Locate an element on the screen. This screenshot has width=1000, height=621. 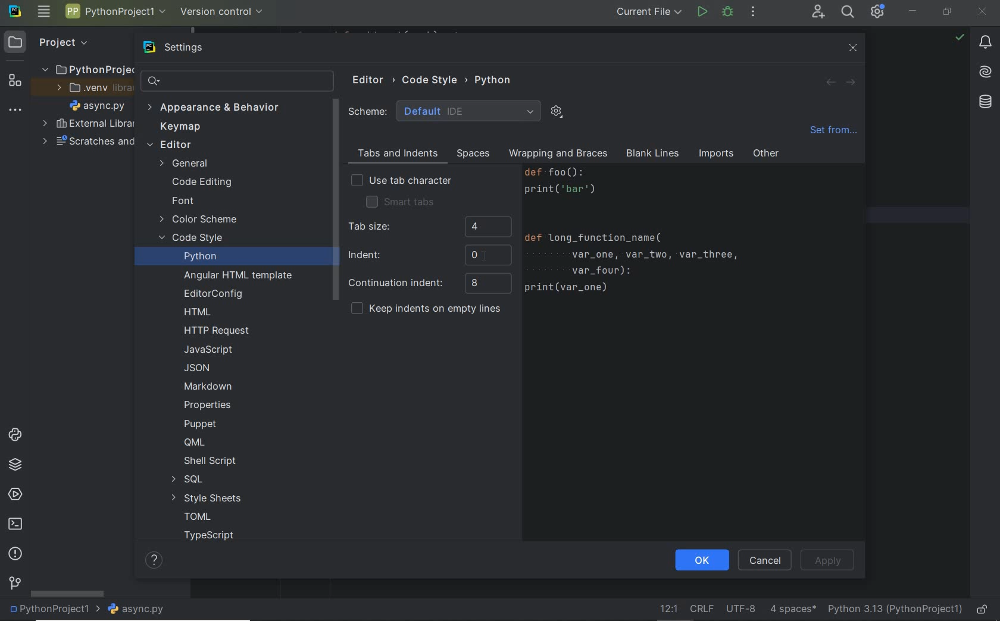
problems is located at coordinates (14, 554).